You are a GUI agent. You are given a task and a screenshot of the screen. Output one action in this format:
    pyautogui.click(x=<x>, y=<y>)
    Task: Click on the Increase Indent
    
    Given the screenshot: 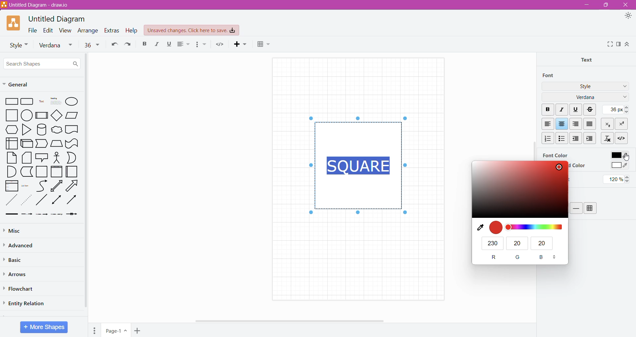 What is the action you would take?
    pyautogui.click(x=591, y=138)
    